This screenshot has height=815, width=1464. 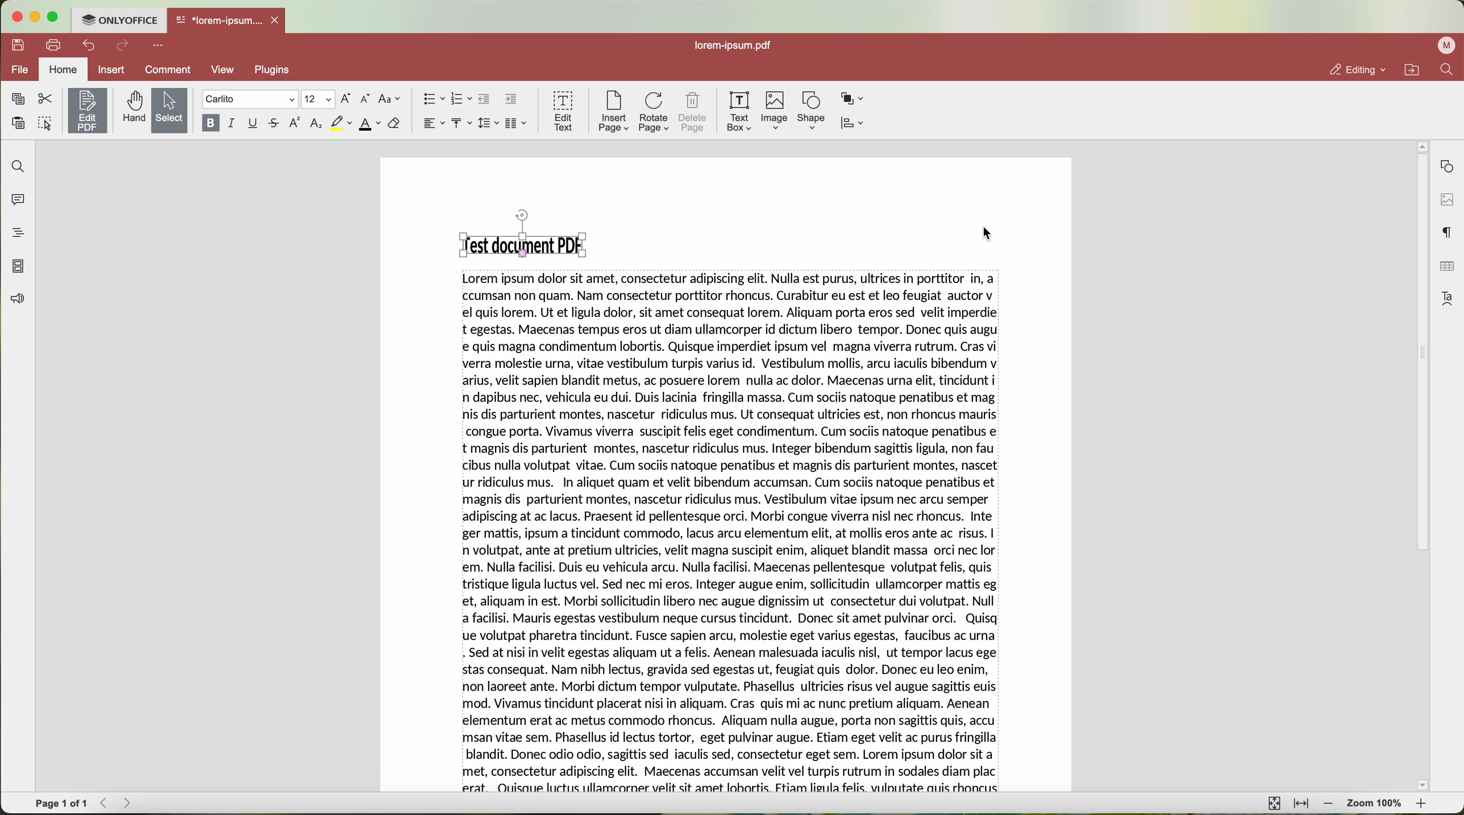 I want to click on line spacing, so click(x=490, y=123).